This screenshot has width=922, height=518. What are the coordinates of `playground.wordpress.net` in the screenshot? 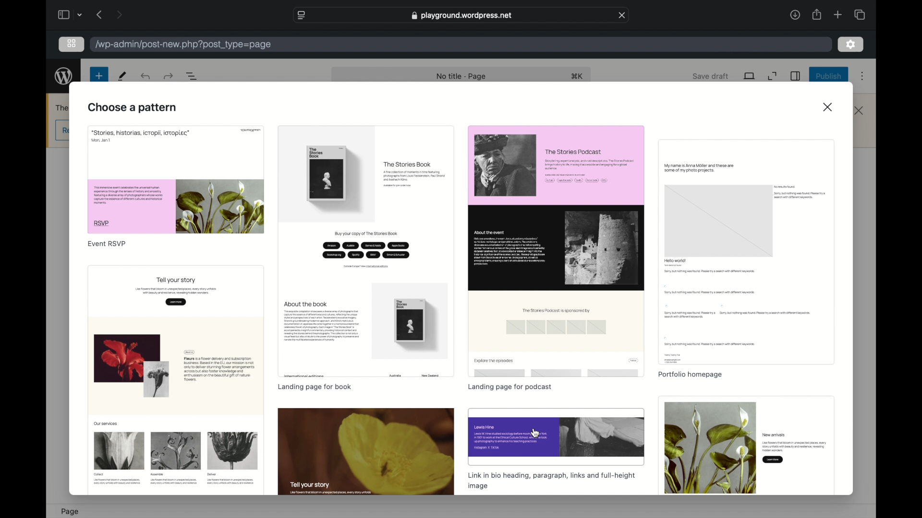 It's located at (463, 15).